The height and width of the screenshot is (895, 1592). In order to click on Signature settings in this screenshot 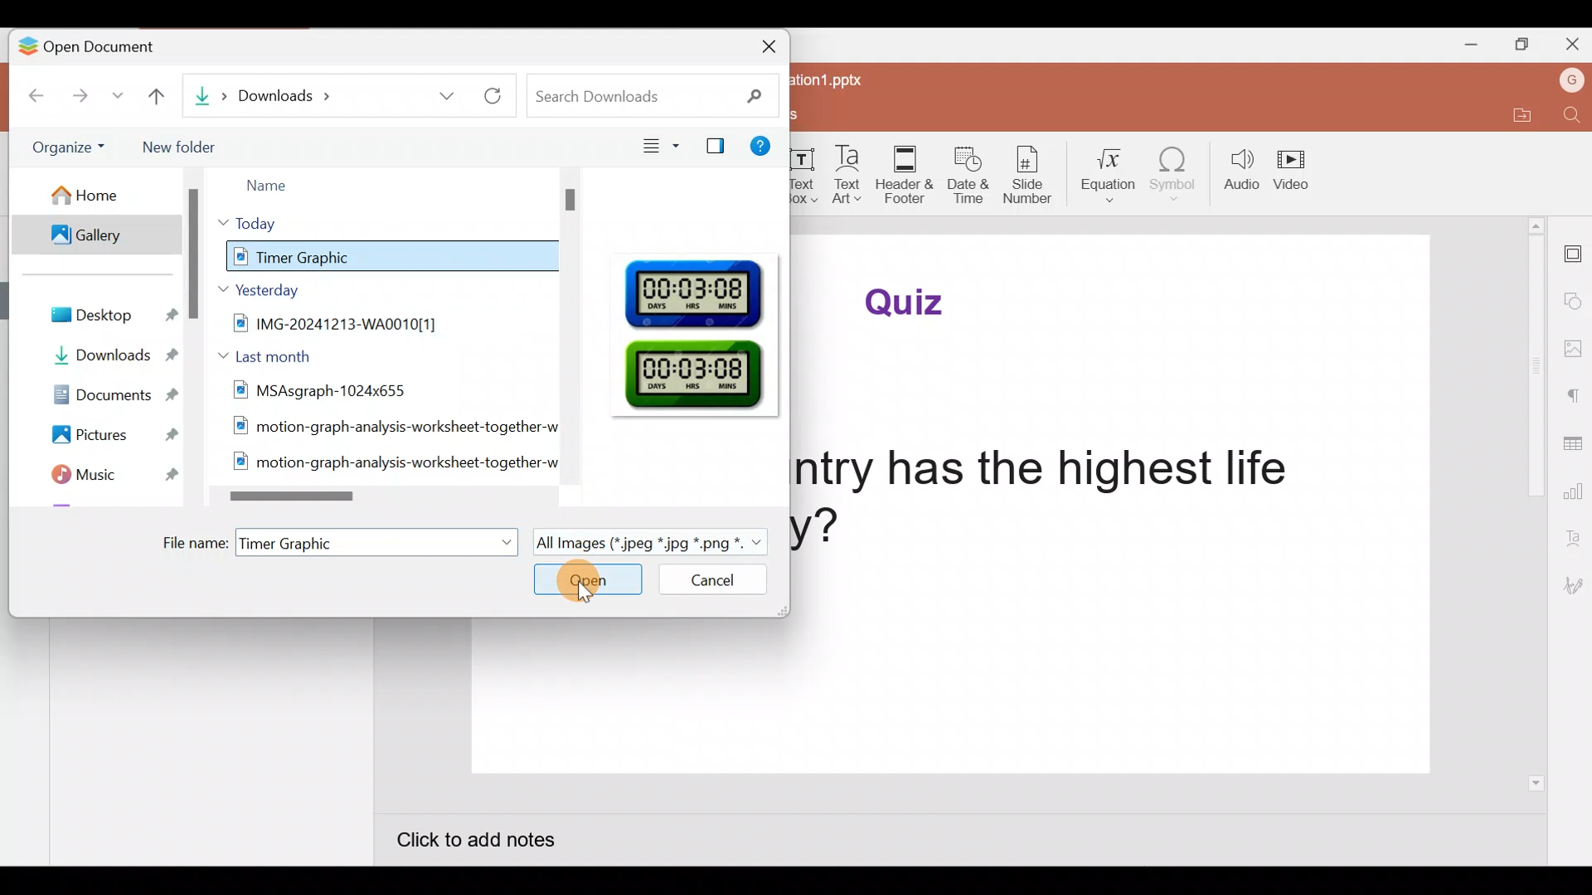, I will do `click(1574, 586)`.